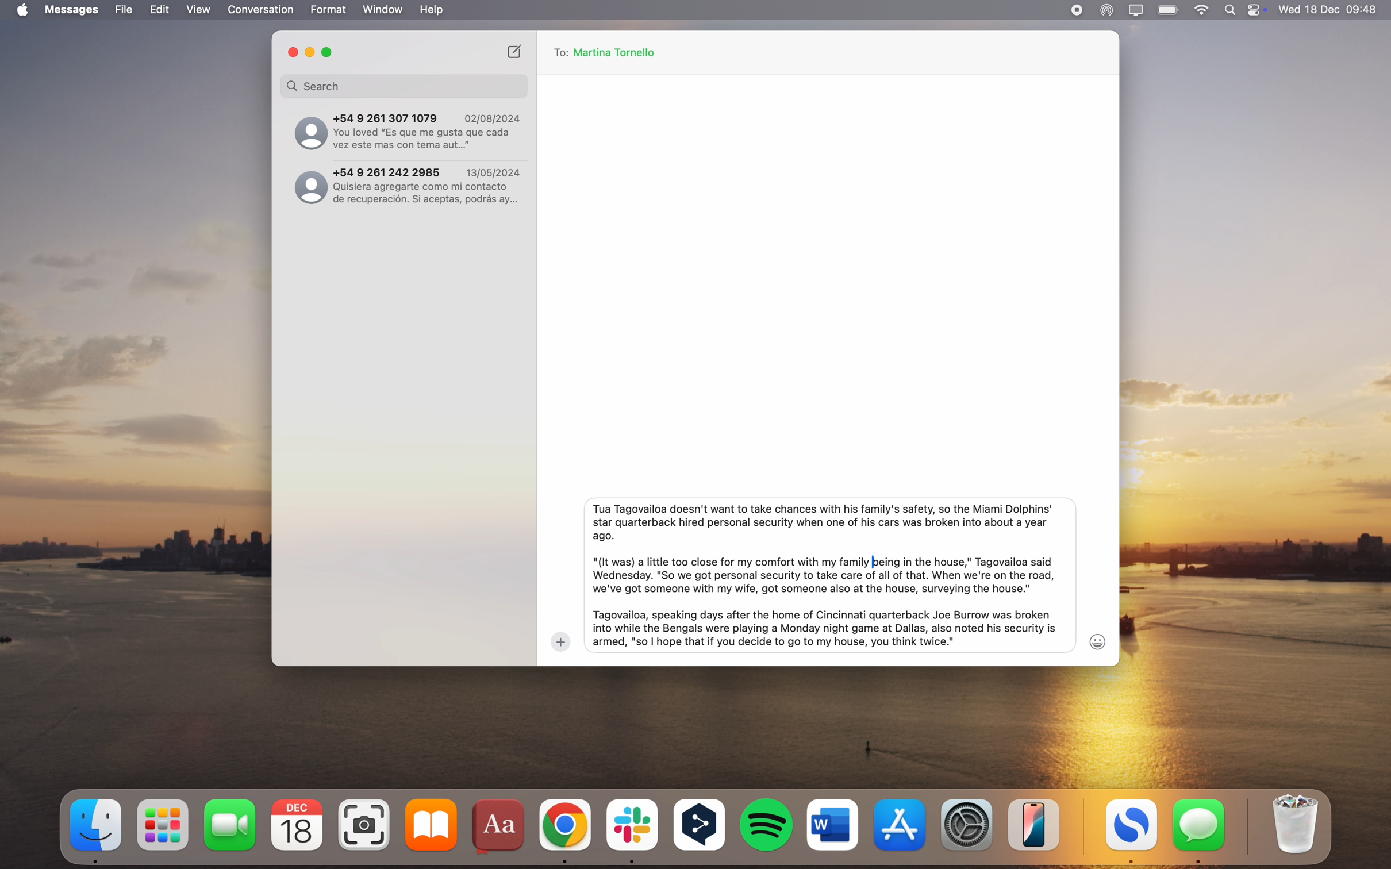 Image resolution: width=1391 pixels, height=869 pixels. Describe the element at coordinates (1233, 10) in the screenshot. I see `spotlight search` at that location.